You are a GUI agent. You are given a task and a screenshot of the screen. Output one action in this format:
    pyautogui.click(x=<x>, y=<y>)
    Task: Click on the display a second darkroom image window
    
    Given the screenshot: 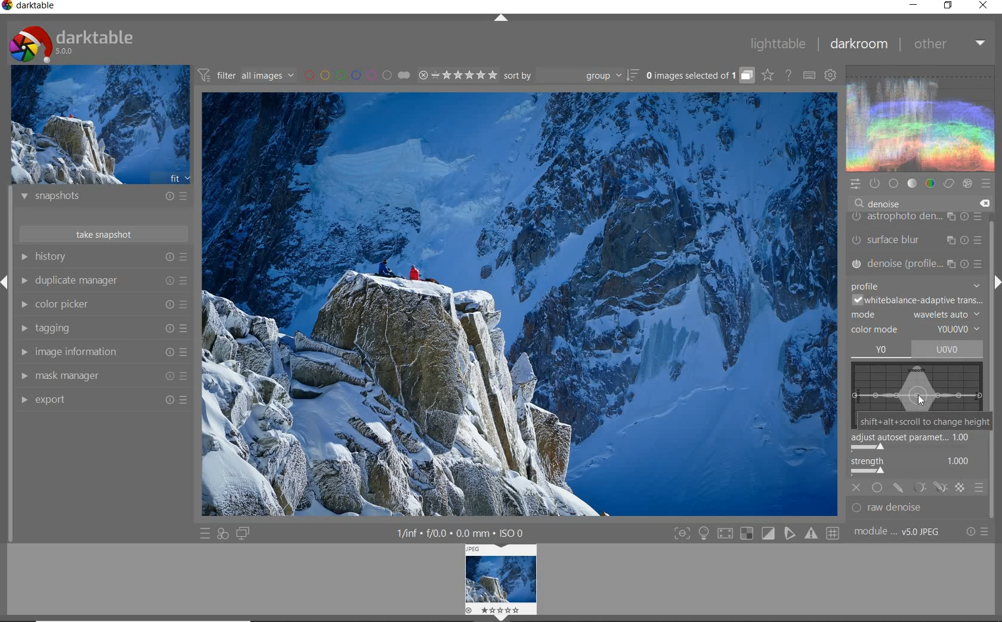 What is the action you would take?
    pyautogui.click(x=243, y=534)
    